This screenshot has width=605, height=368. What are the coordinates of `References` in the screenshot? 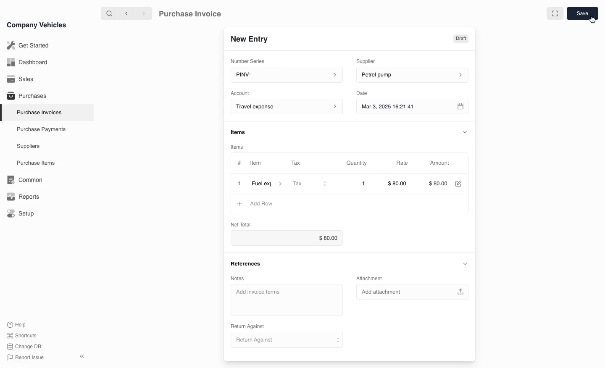 It's located at (247, 263).